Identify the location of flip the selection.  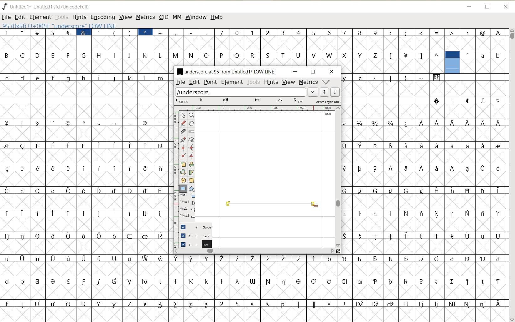
(183, 172).